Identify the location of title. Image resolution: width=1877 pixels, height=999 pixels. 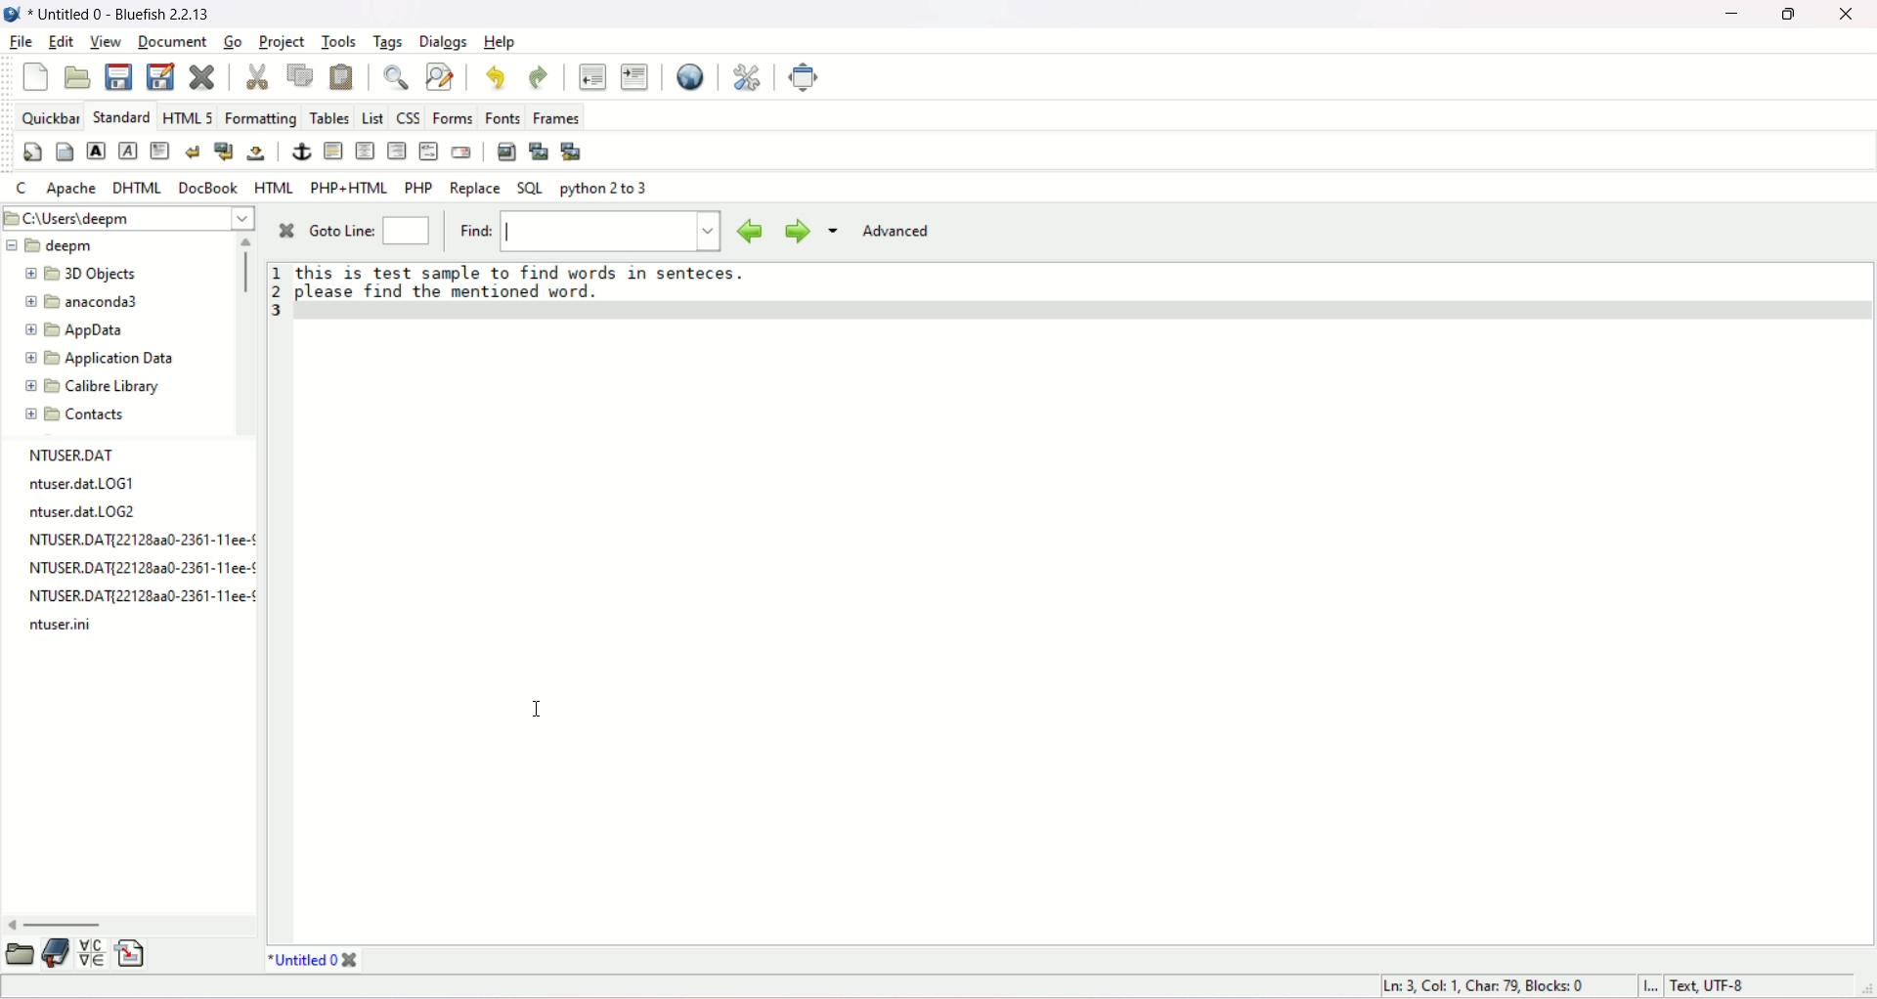
(302, 960).